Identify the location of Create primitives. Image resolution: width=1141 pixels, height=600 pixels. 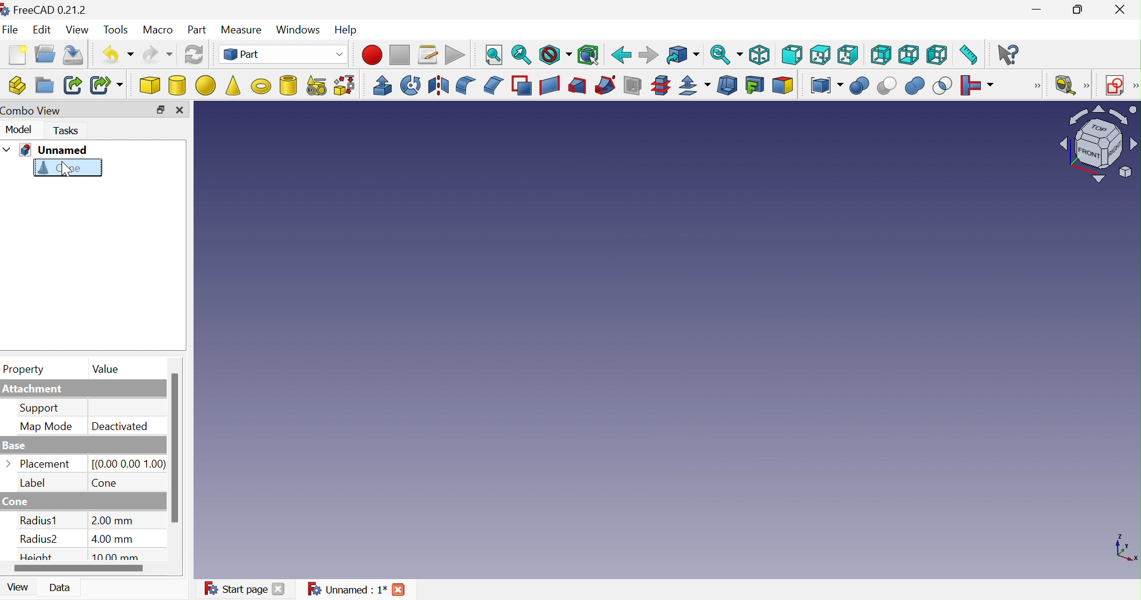
(316, 85).